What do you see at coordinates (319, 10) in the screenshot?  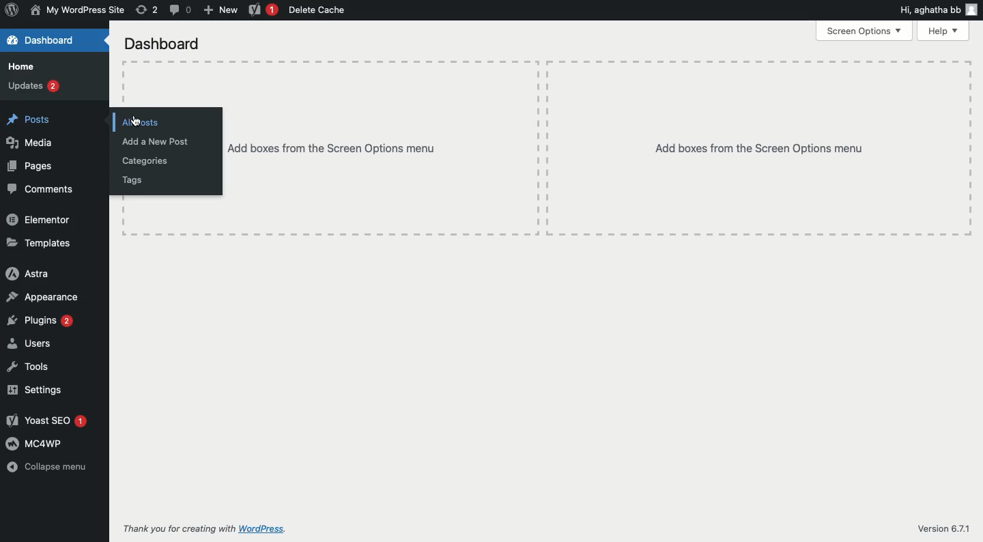 I see `Delete cache` at bounding box center [319, 10].